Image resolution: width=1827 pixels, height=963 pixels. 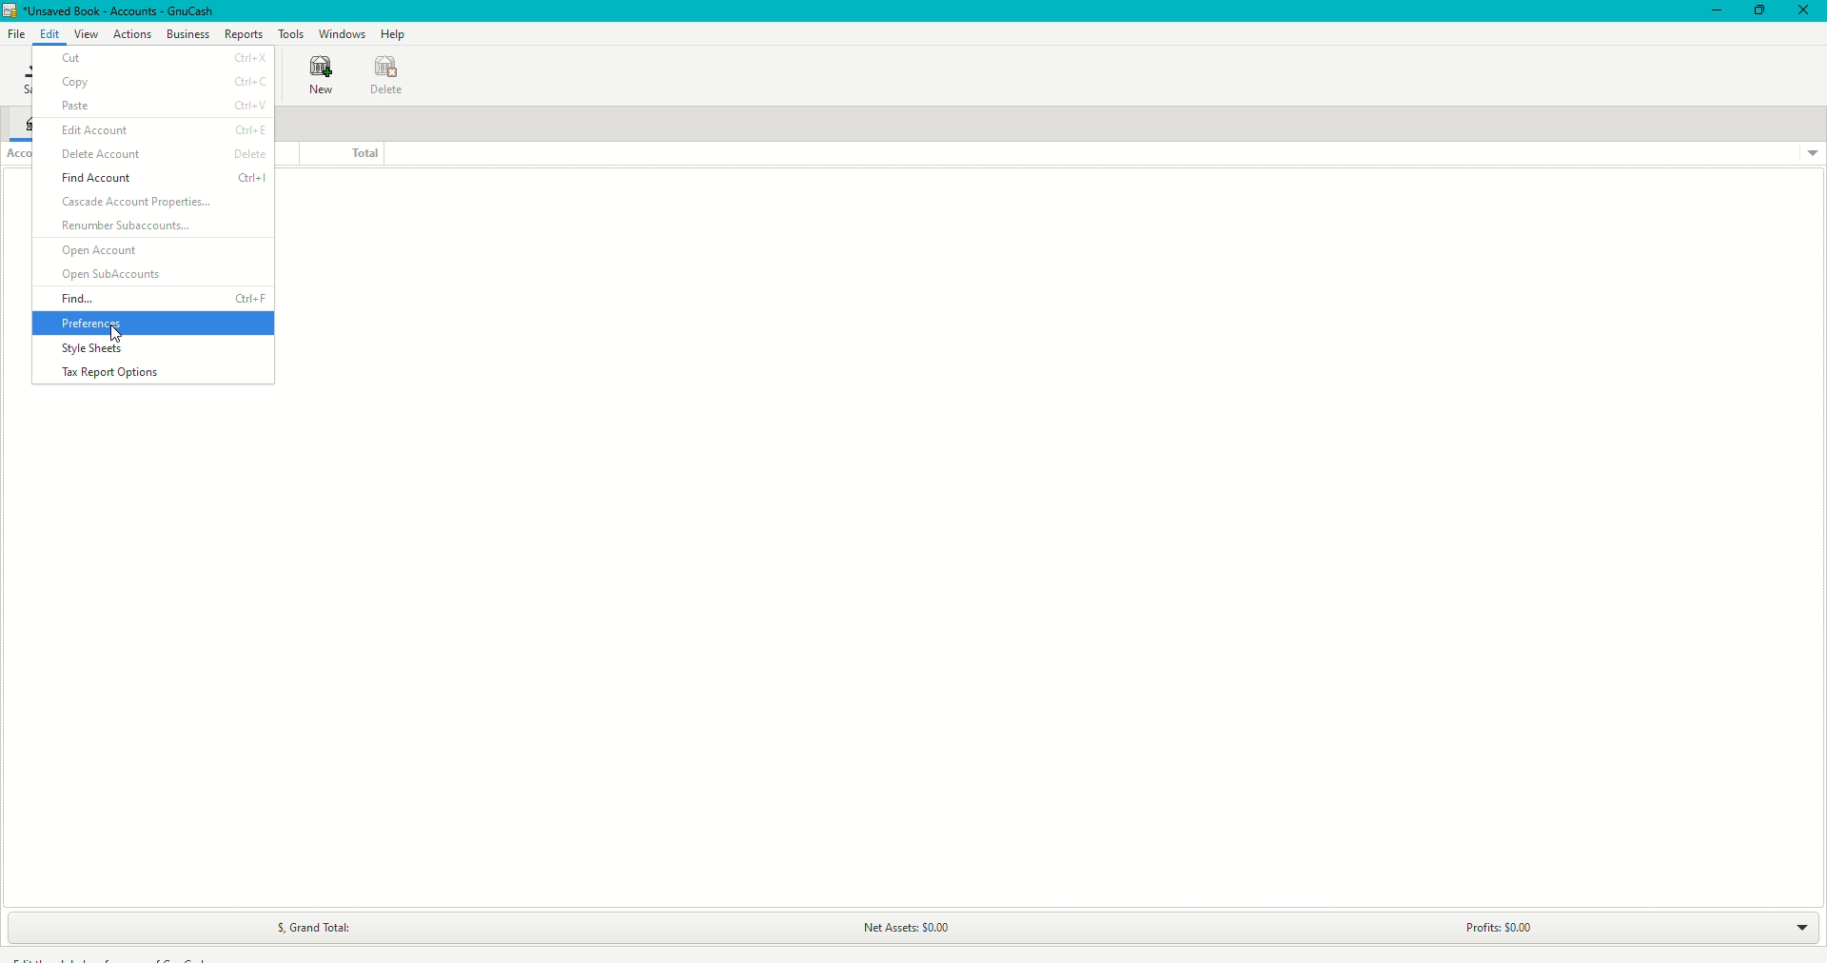 What do you see at coordinates (103, 252) in the screenshot?
I see `Open Account` at bounding box center [103, 252].